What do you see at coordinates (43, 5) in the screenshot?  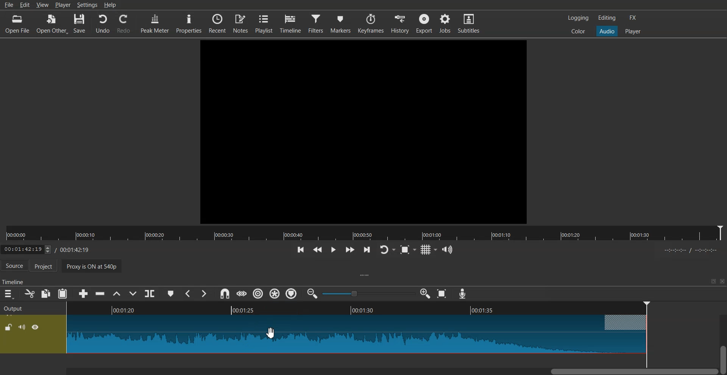 I see `View` at bounding box center [43, 5].